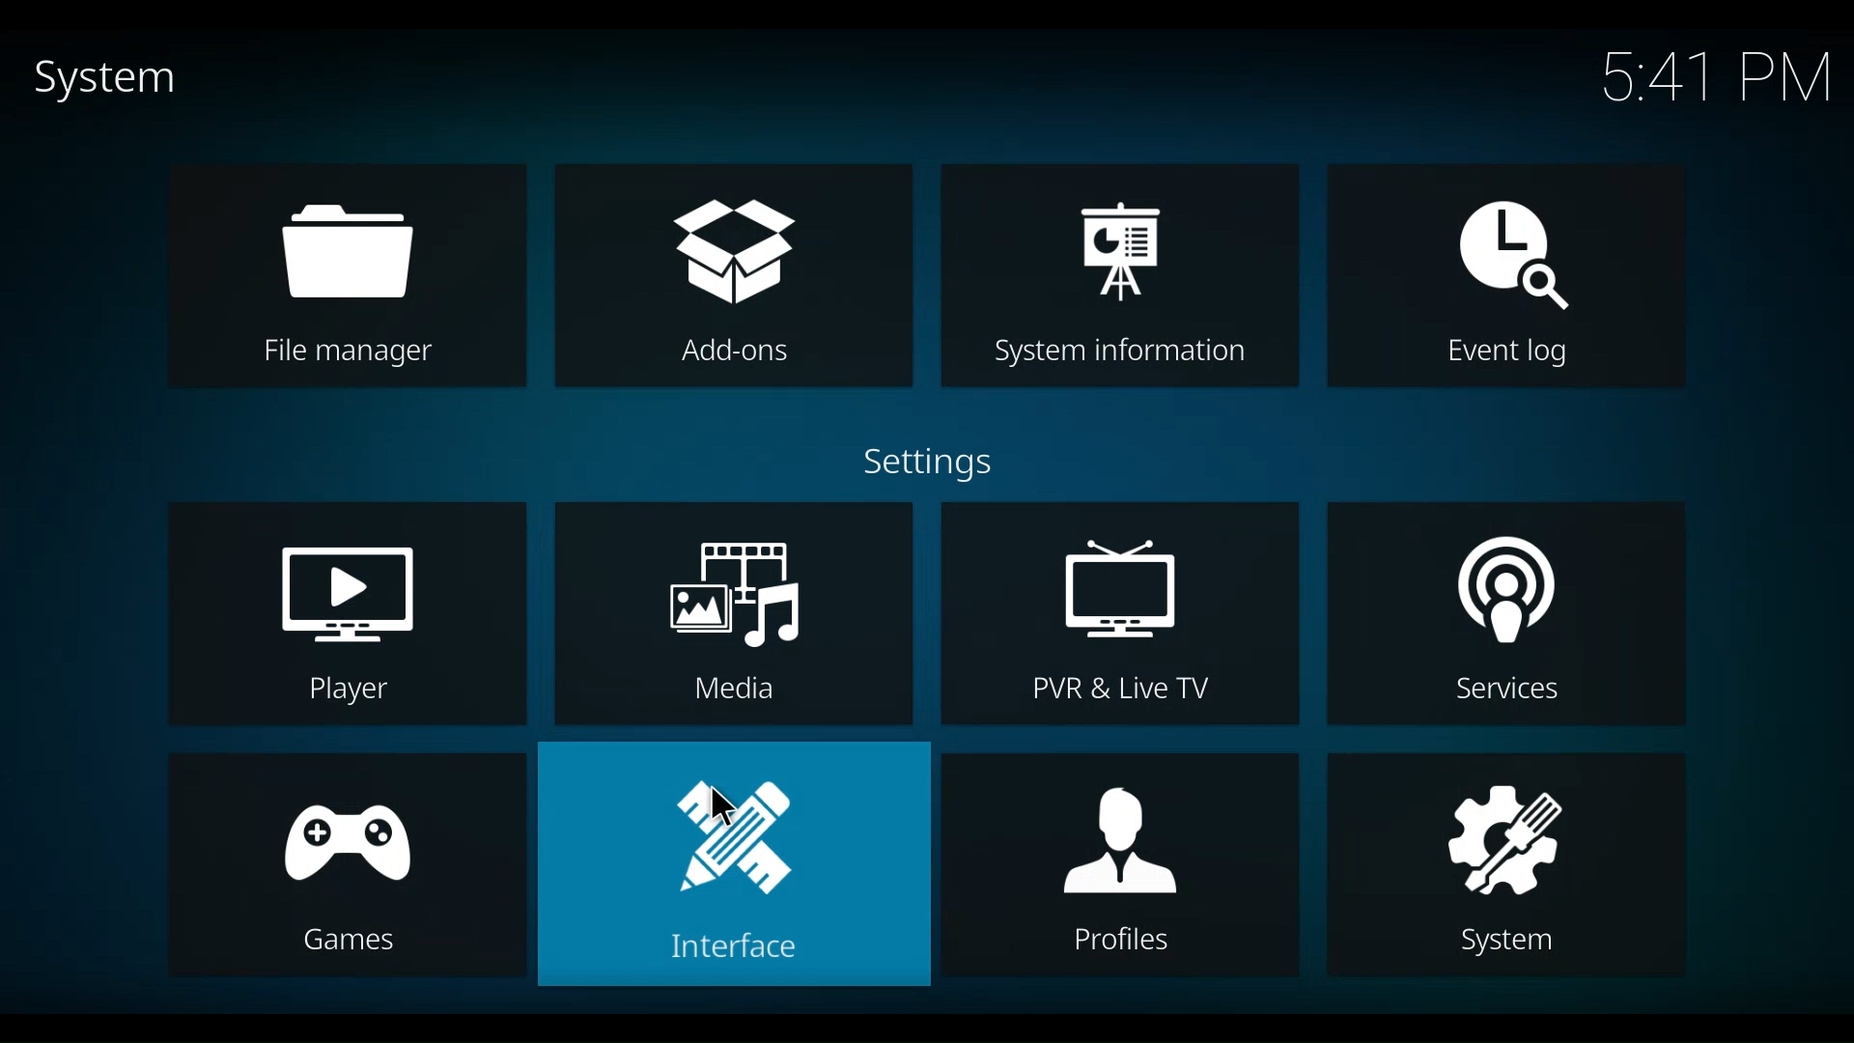 The image size is (1854, 1043). What do you see at coordinates (1505, 614) in the screenshot?
I see `Services` at bounding box center [1505, 614].